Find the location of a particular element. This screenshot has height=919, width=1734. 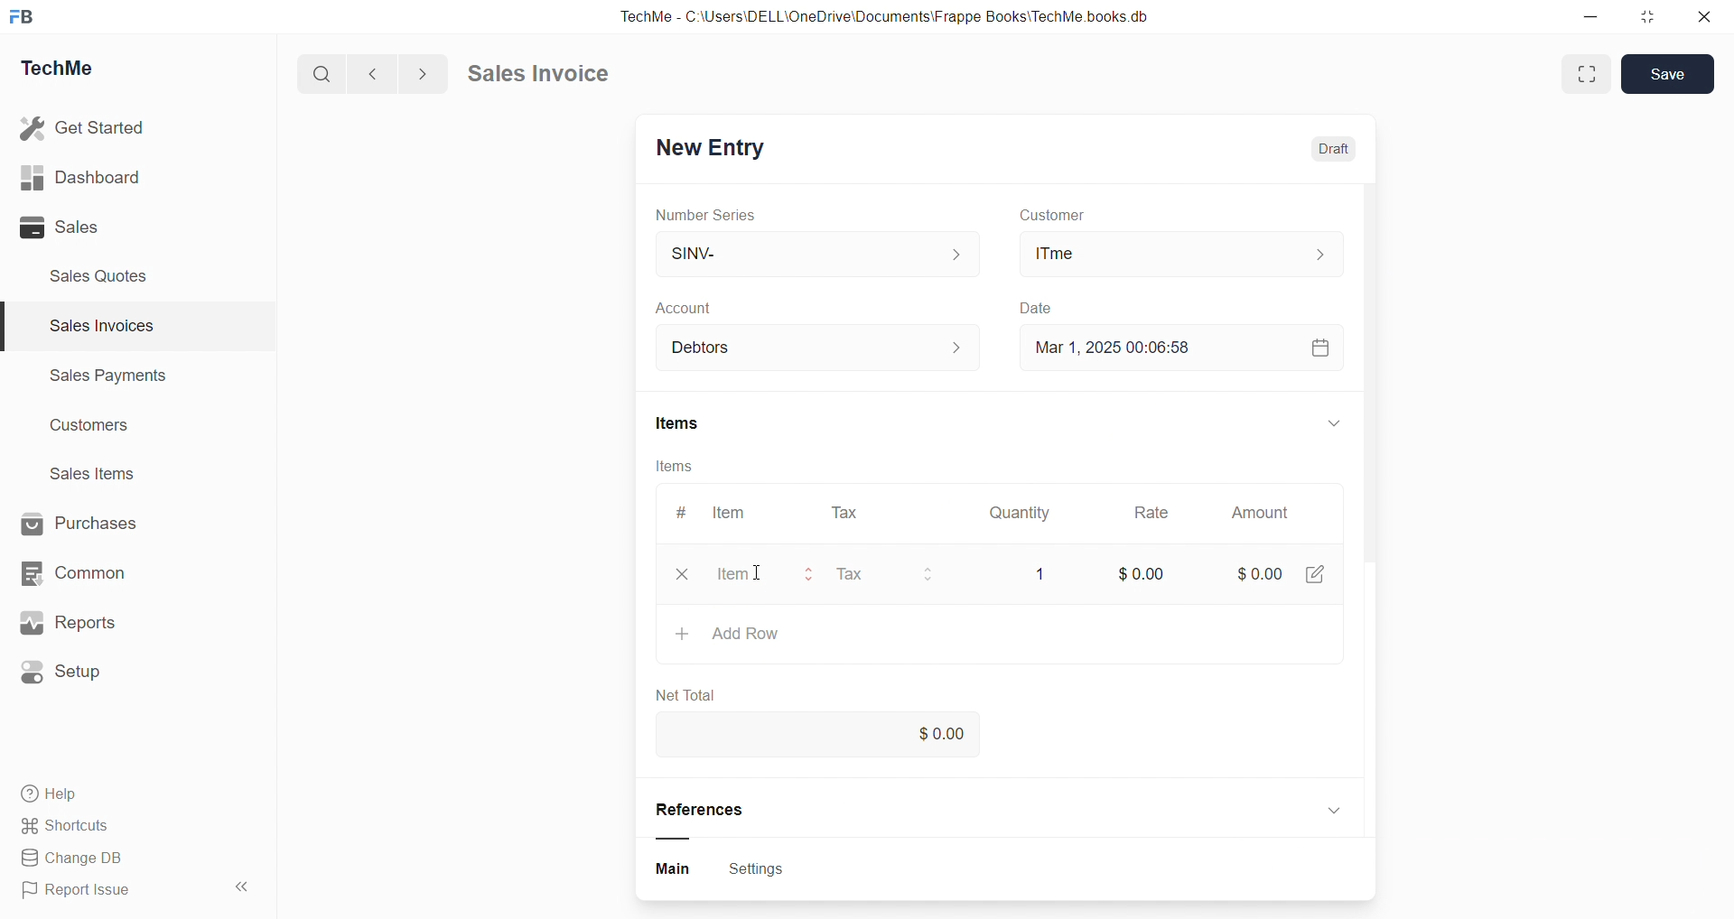

TechMe - C-\Users\DELL\OneDrive\Documents\Frappe Books'TechMe books db is located at coordinates (903, 14).